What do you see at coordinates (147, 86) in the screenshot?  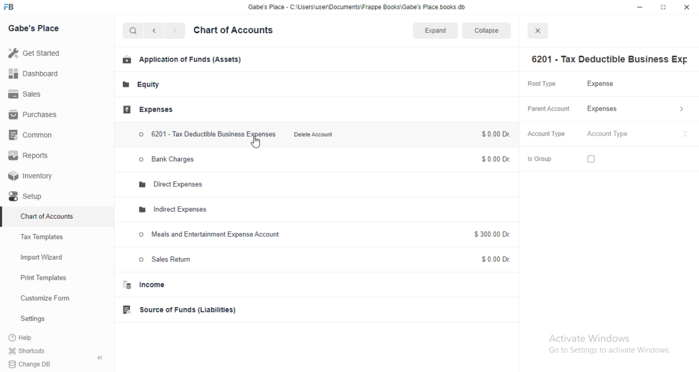 I see `Equity` at bounding box center [147, 86].